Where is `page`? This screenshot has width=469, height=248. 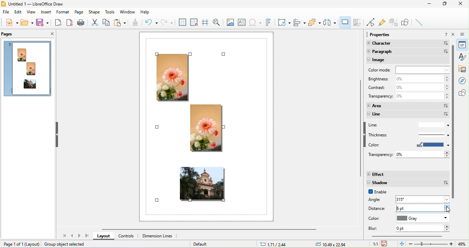
page is located at coordinates (78, 12).